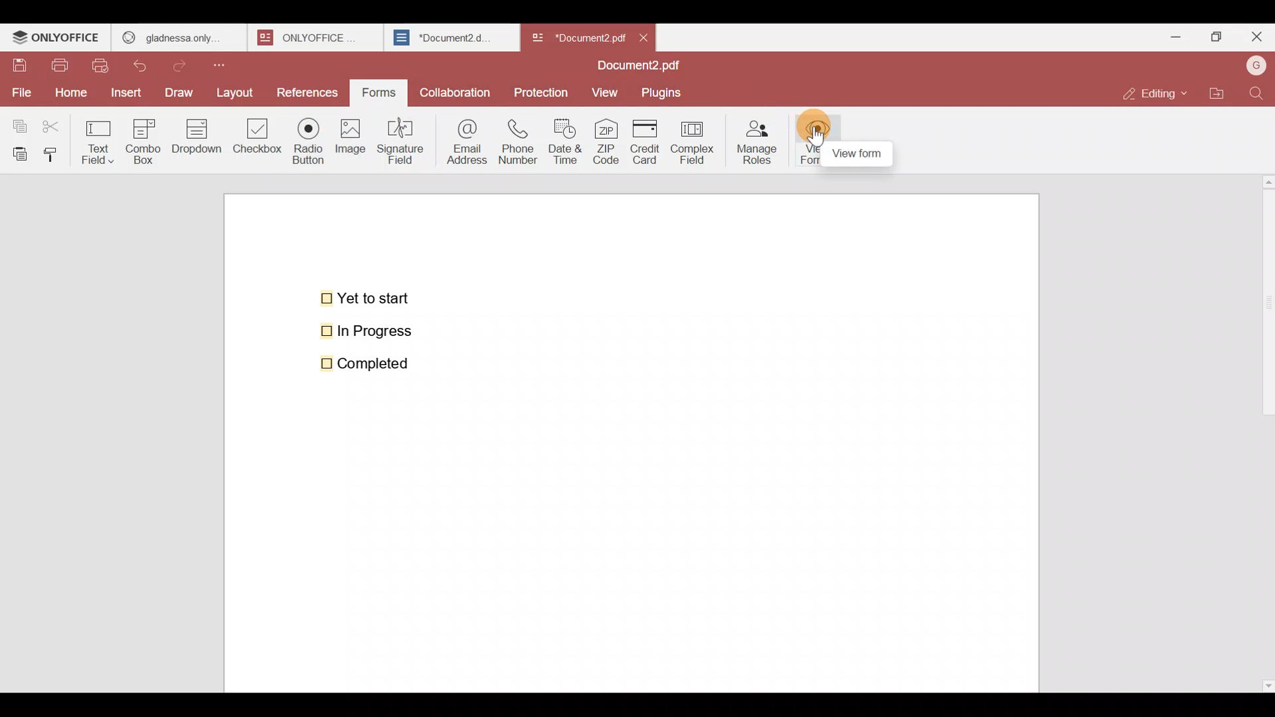  I want to click on Date & time, so click(568, 141).